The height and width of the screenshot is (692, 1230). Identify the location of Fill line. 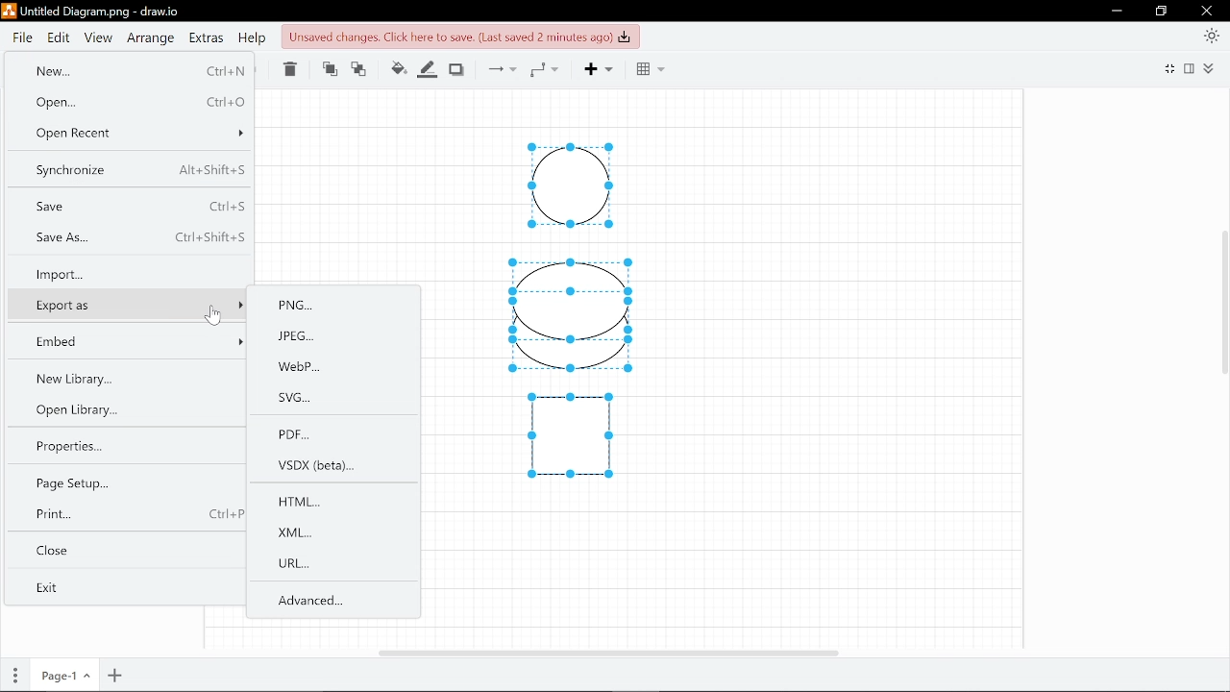
(428, 69).